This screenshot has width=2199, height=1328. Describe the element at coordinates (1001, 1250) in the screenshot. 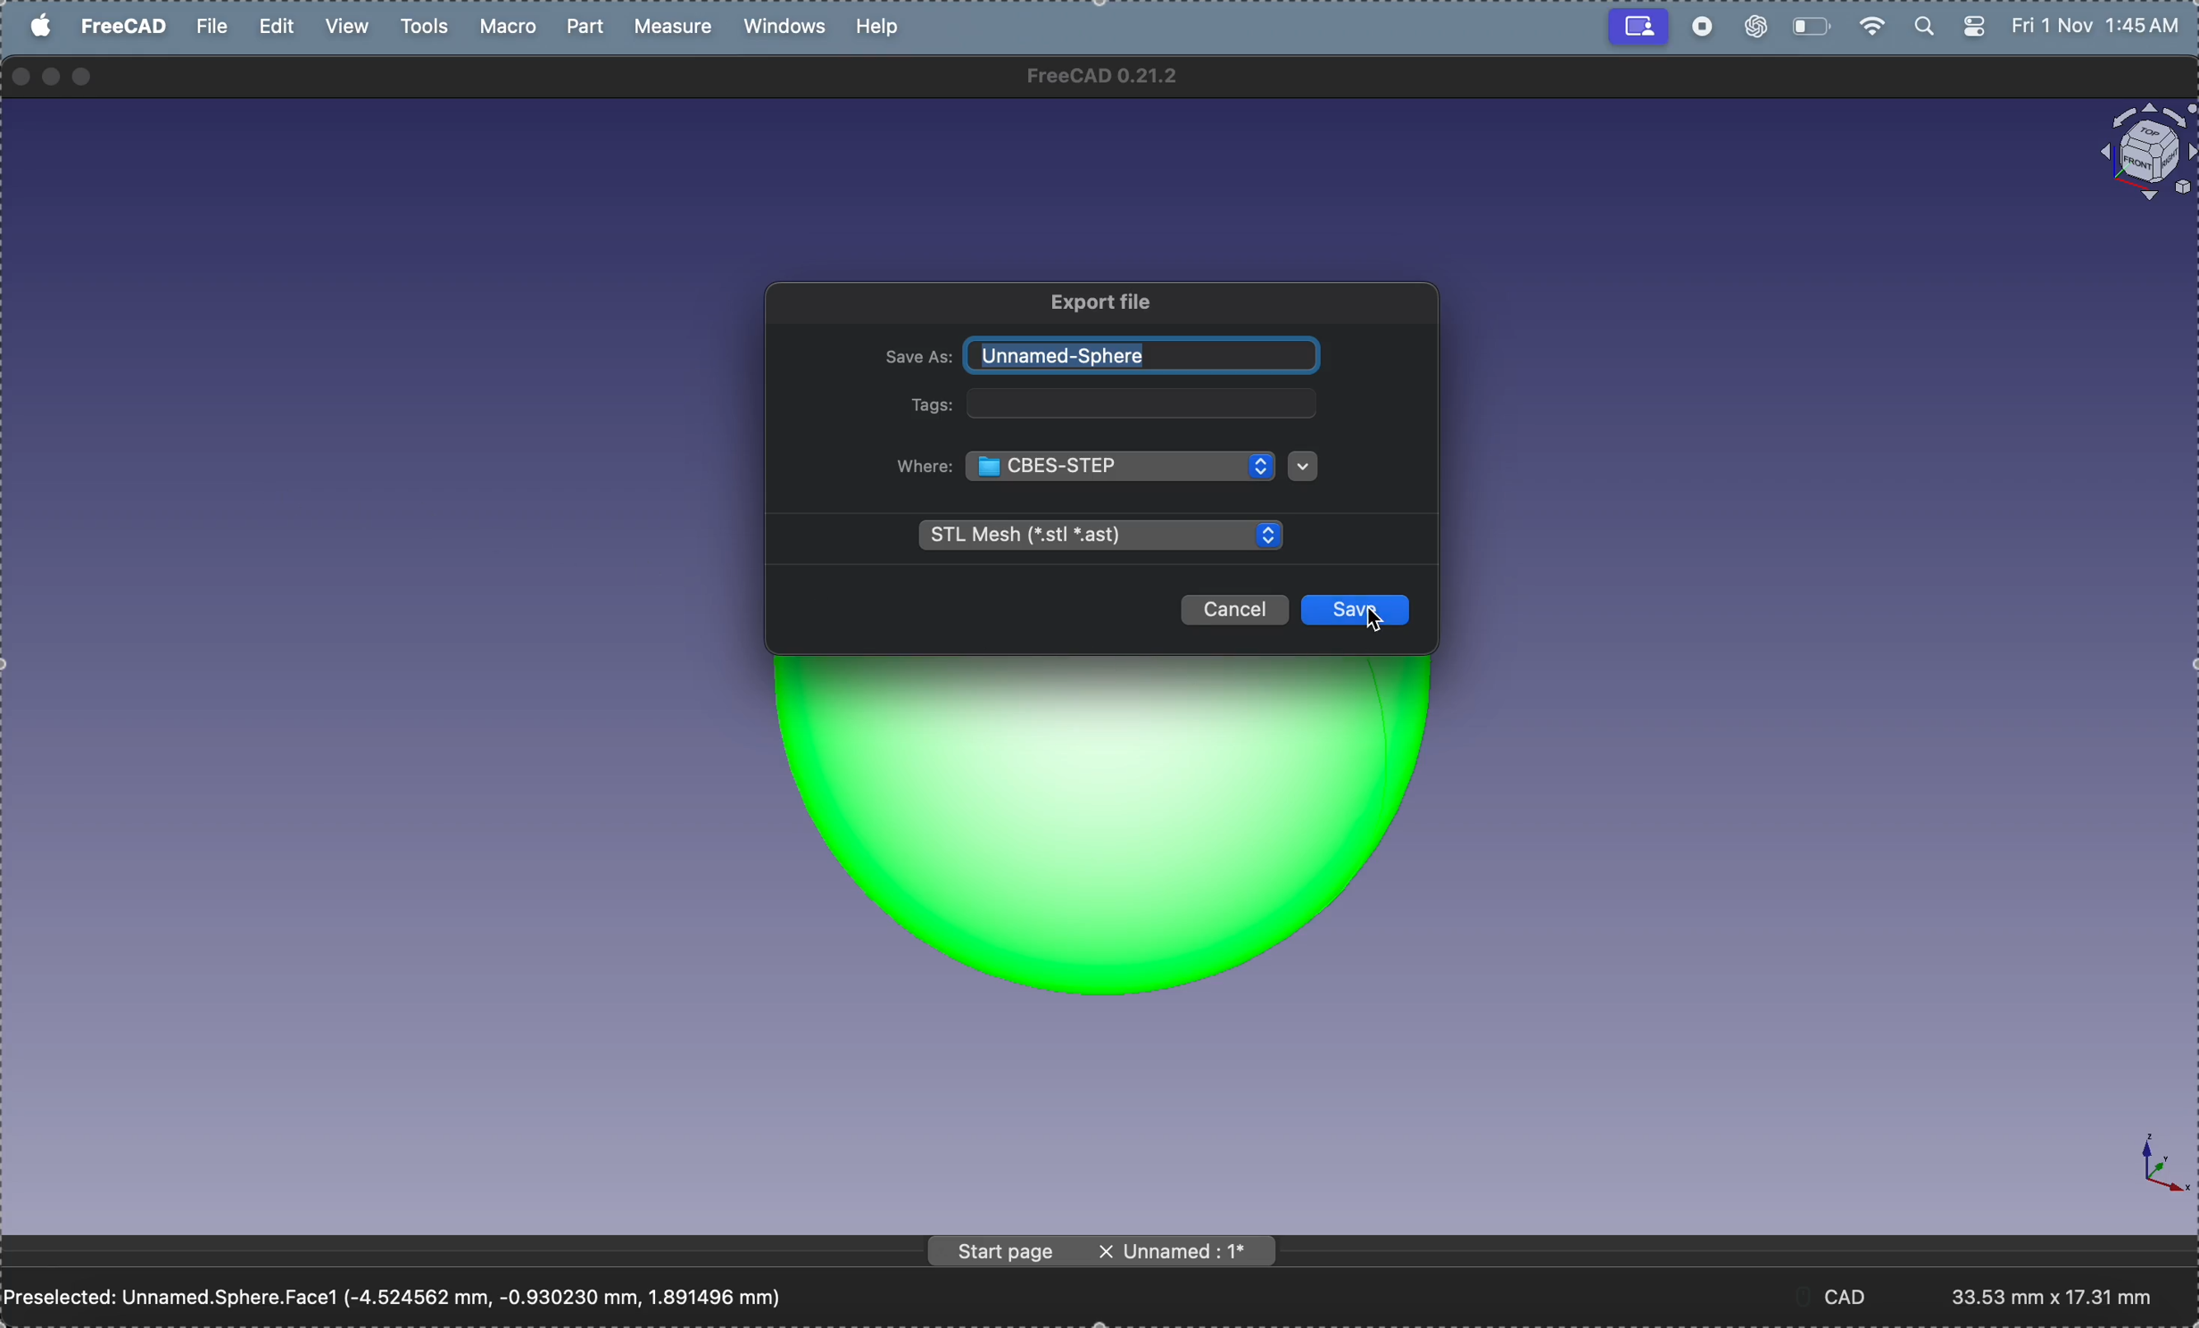

I see `start page` at that location.